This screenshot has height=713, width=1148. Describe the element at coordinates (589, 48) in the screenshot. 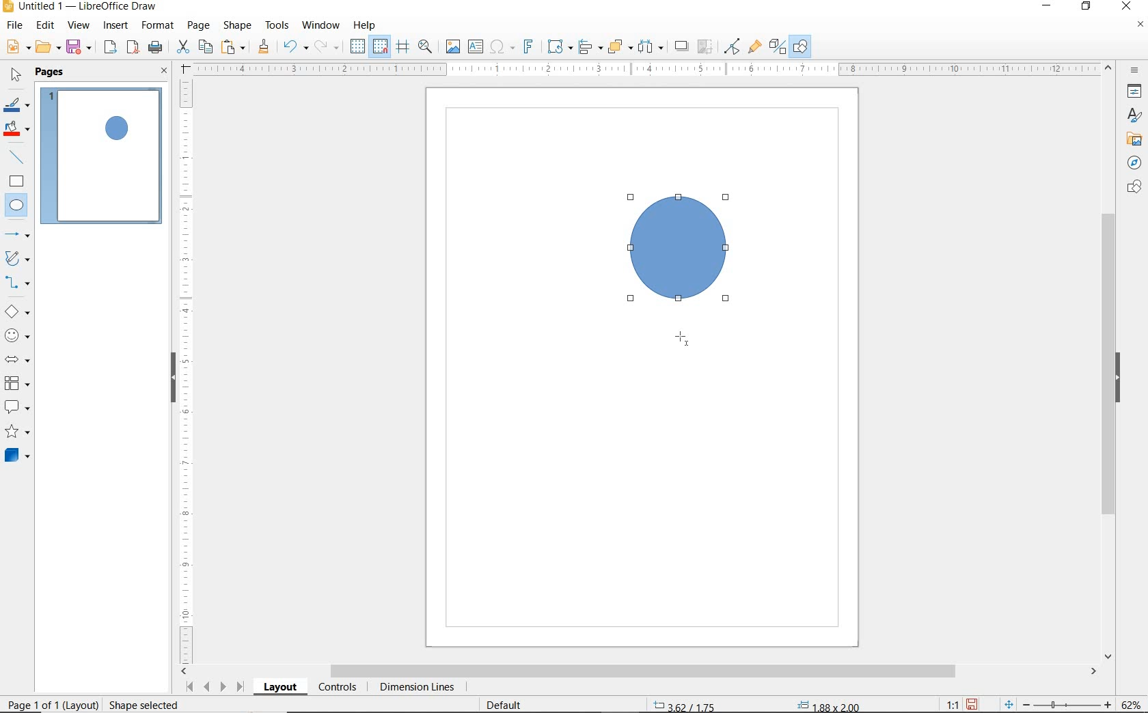

I see `ALIGN OBJECTS` at that location.